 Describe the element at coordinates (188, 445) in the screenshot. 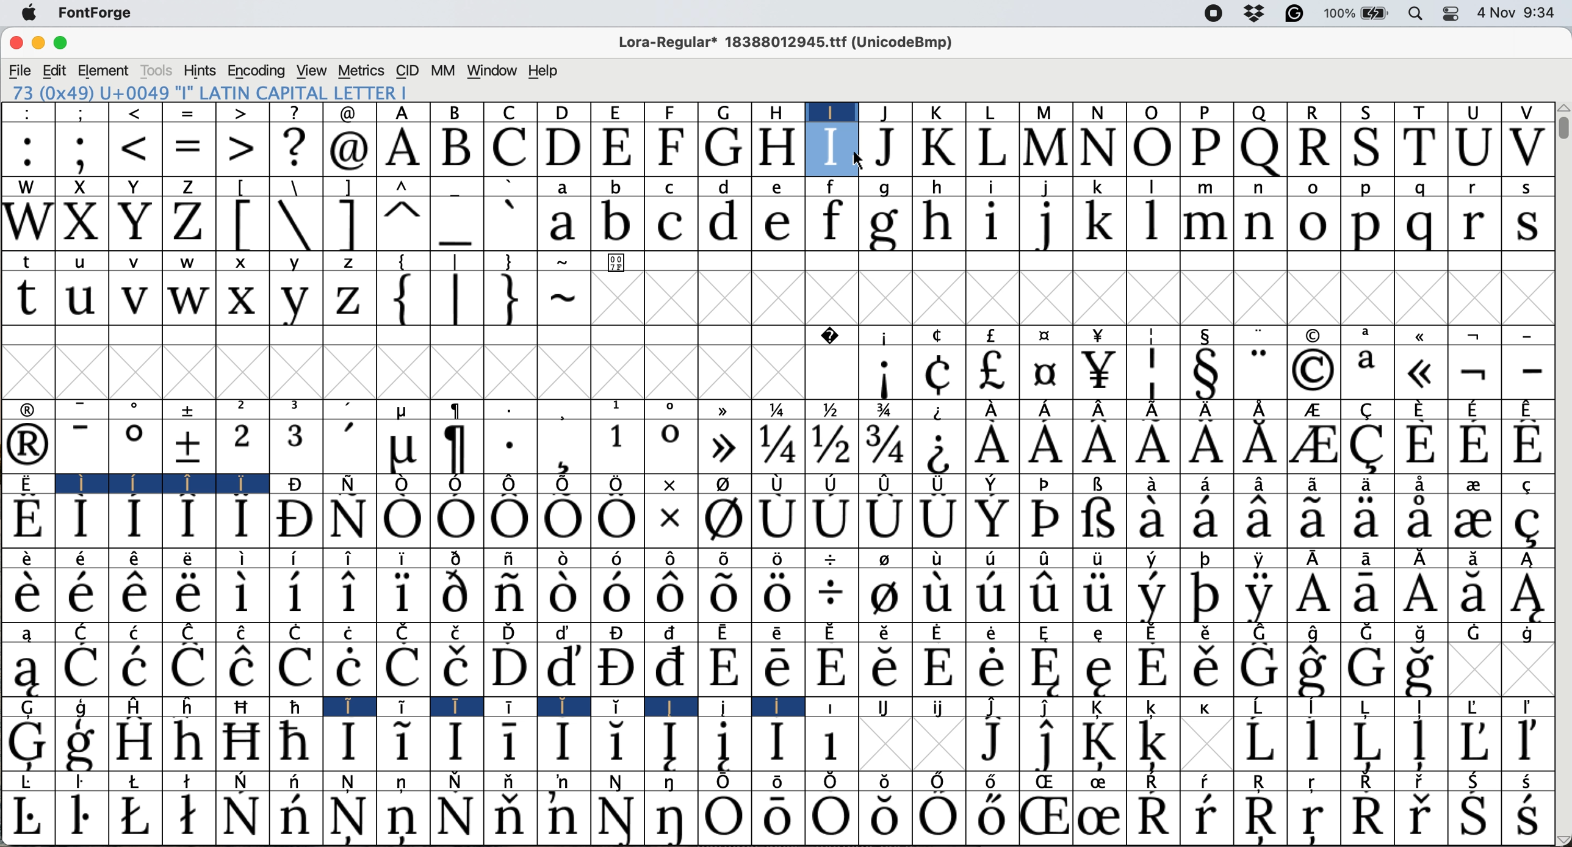

I see `Symbol` at that location.